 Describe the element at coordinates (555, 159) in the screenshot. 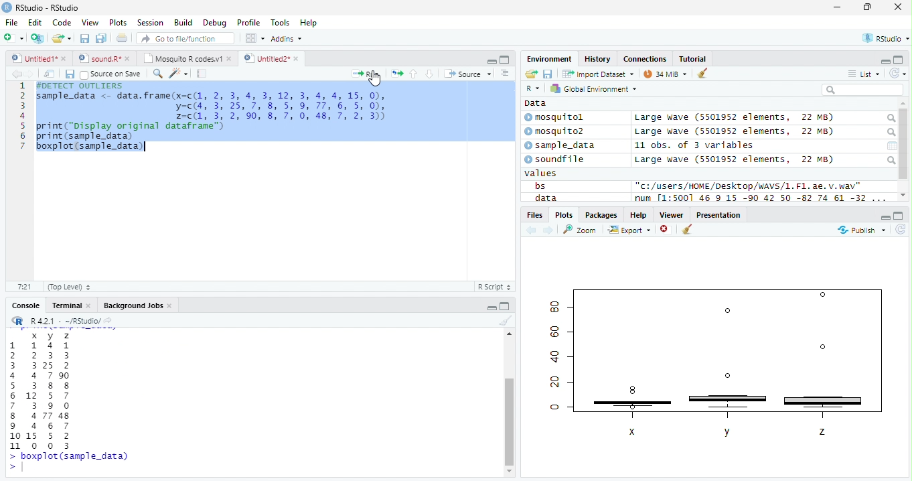

I see `soundfile` at that location.